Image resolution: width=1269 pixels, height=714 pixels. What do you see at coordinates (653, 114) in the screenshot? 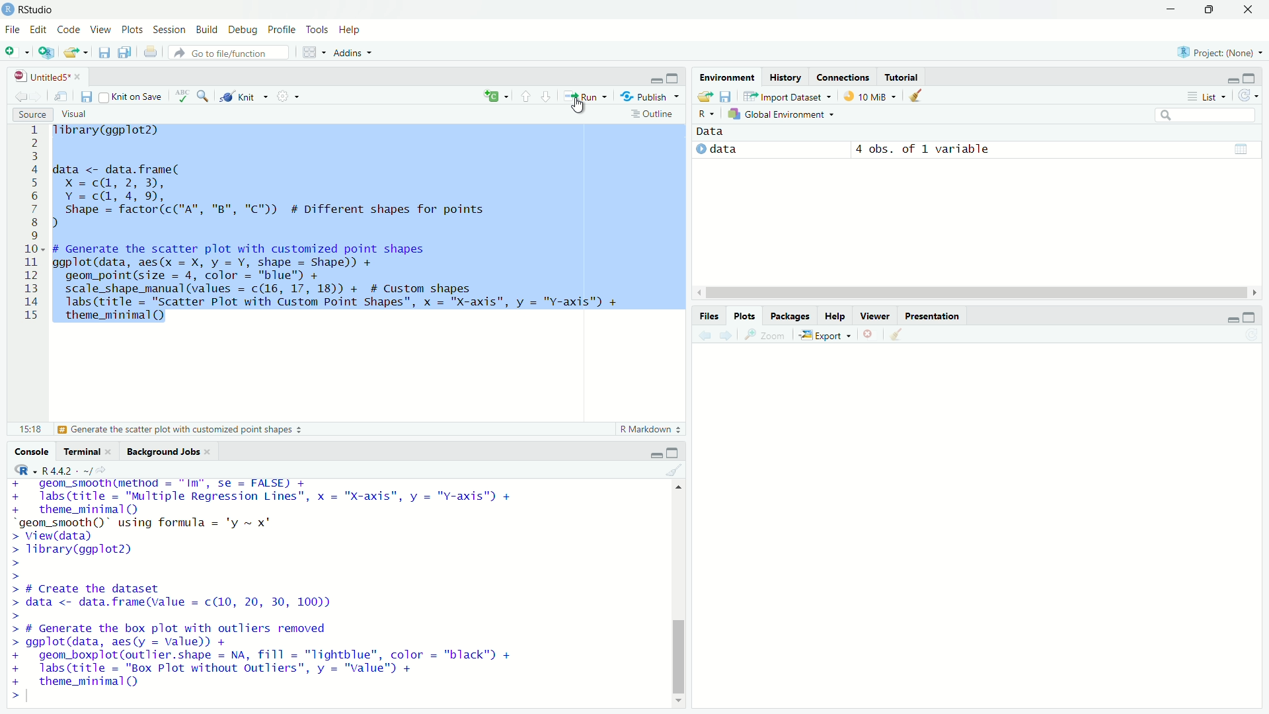
I see `Outline` at bounding box center [653, 114].